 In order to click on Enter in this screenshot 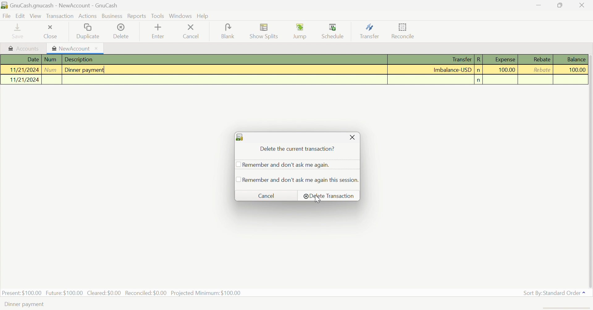, I will do `click(162, 32)`.